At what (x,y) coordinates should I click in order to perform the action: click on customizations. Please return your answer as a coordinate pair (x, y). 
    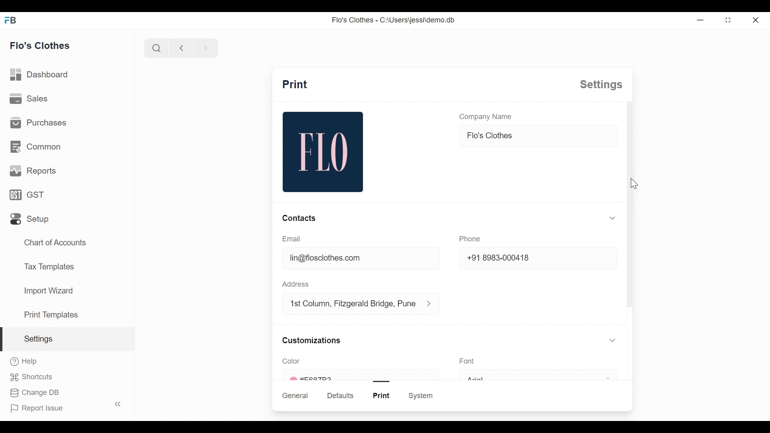
    Looking at the image, I should click on (310, 341).